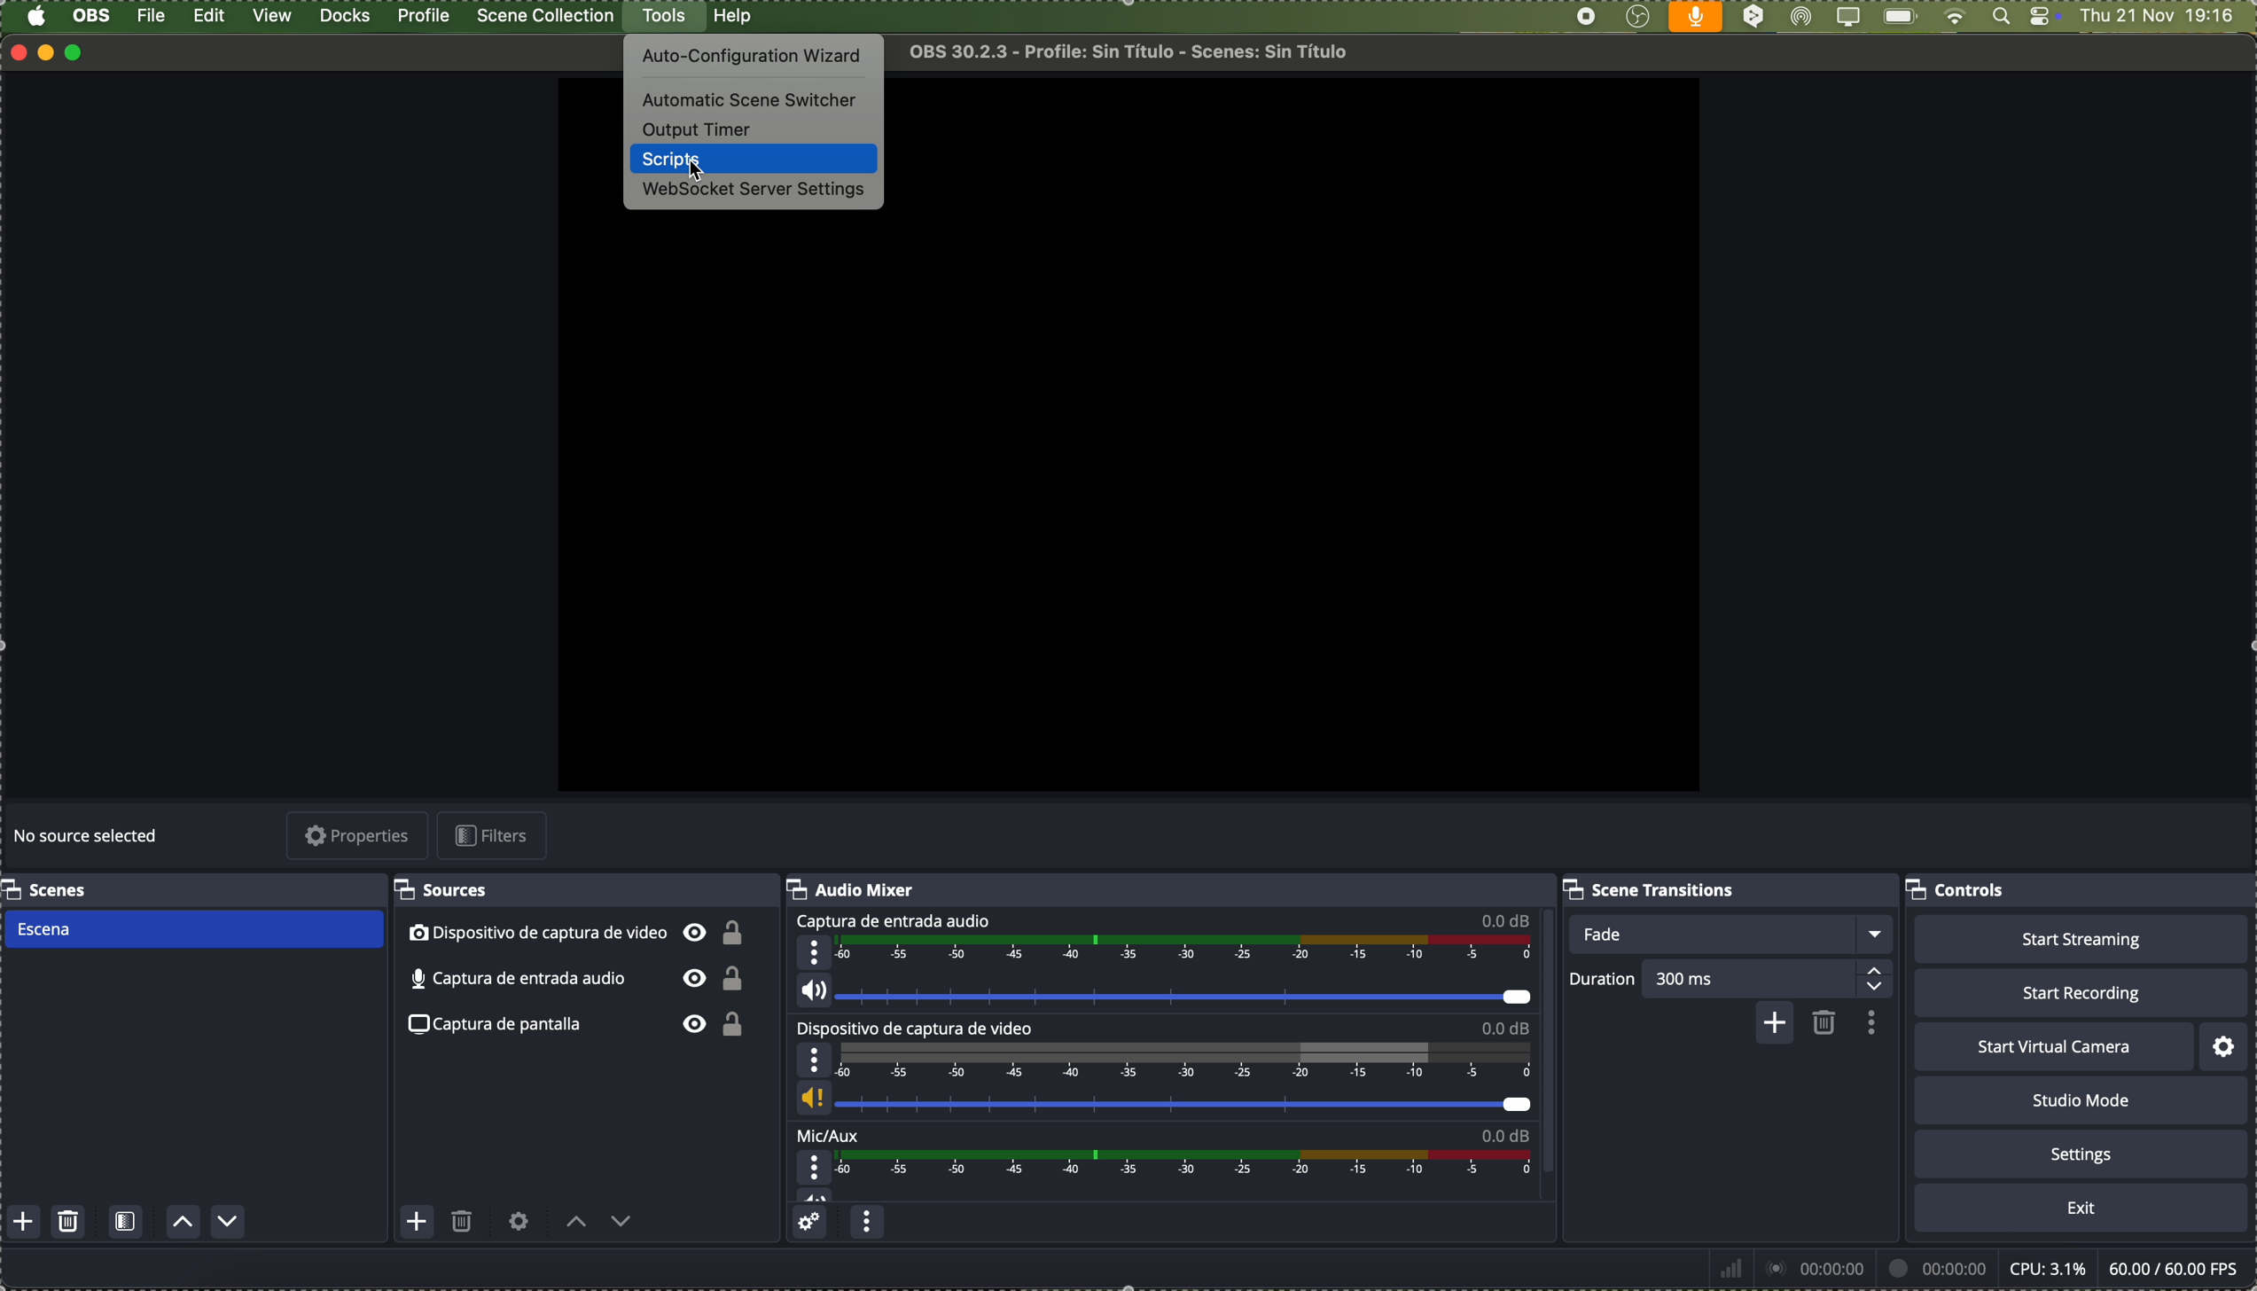 The image size is (2257, 1291). Describe the element at coordinates (2081, 1153) in the screenshot. I see `settings` at that location.